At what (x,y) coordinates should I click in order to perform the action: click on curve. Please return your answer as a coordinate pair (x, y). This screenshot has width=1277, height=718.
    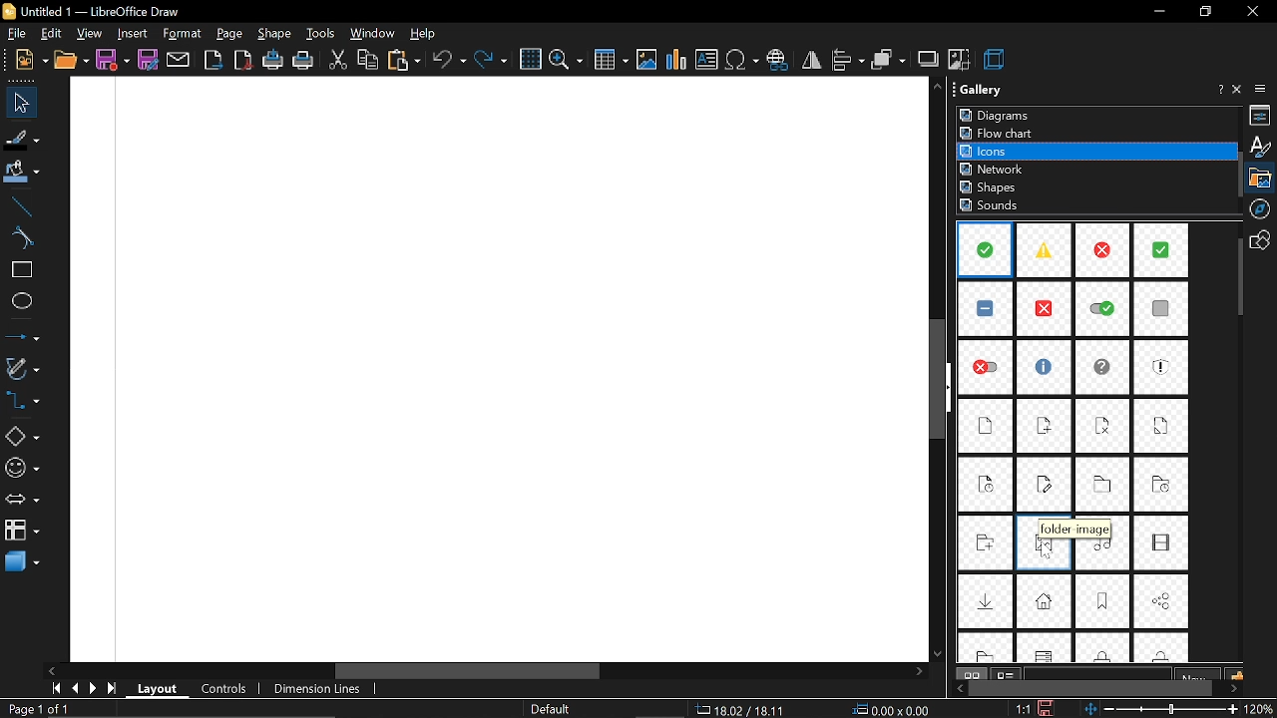
    Looking at the image, I should click on (17, 238).